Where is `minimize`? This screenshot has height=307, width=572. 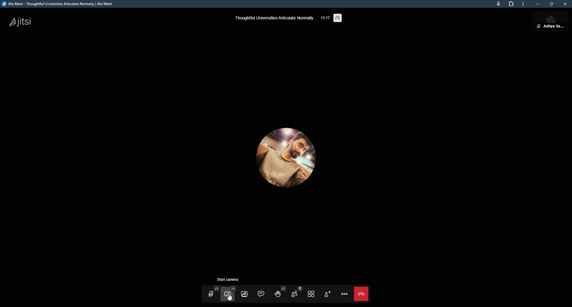
minimize is located at coordinates (537, 4).